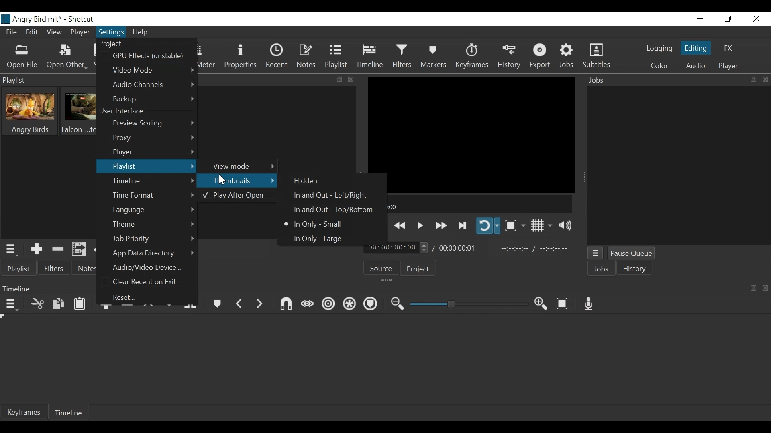 The height and width of the screenshot is (433, 771). Describe the element at coordinates (536, 249) in the screenshot. I see `In point` at that location.